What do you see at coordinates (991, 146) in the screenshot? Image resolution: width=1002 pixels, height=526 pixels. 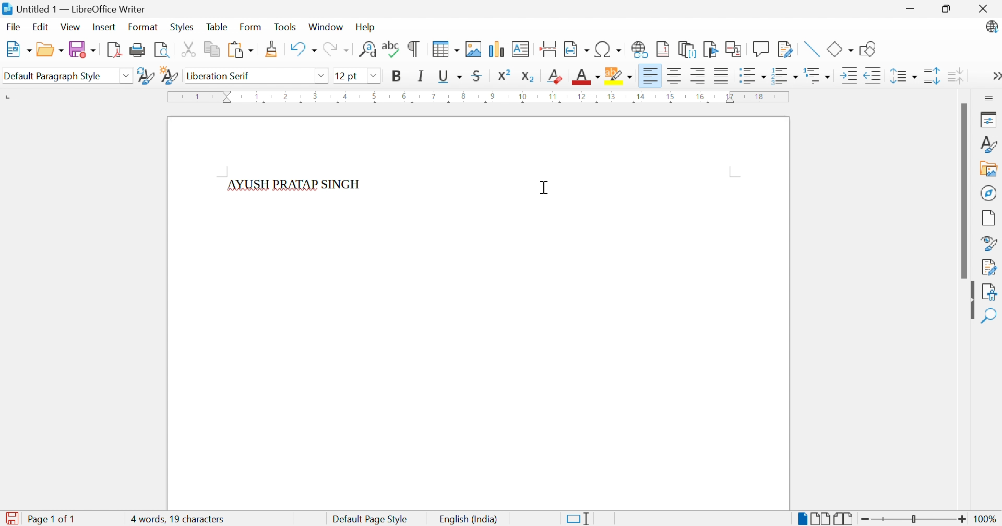 I see `Styles` at bounding box center [991, 146].